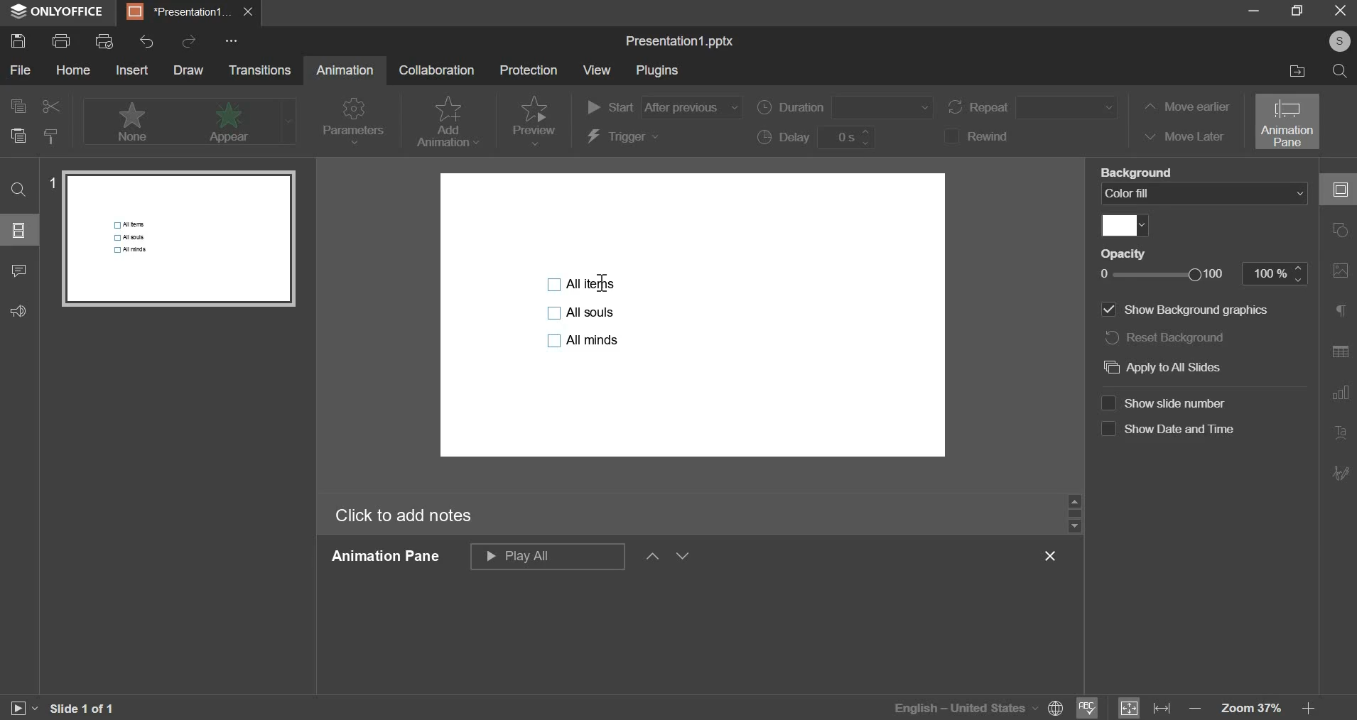  What do you see at coordinates (25, 310) in the screenshot?
I see `feedback` at bounding box center [25, 310].